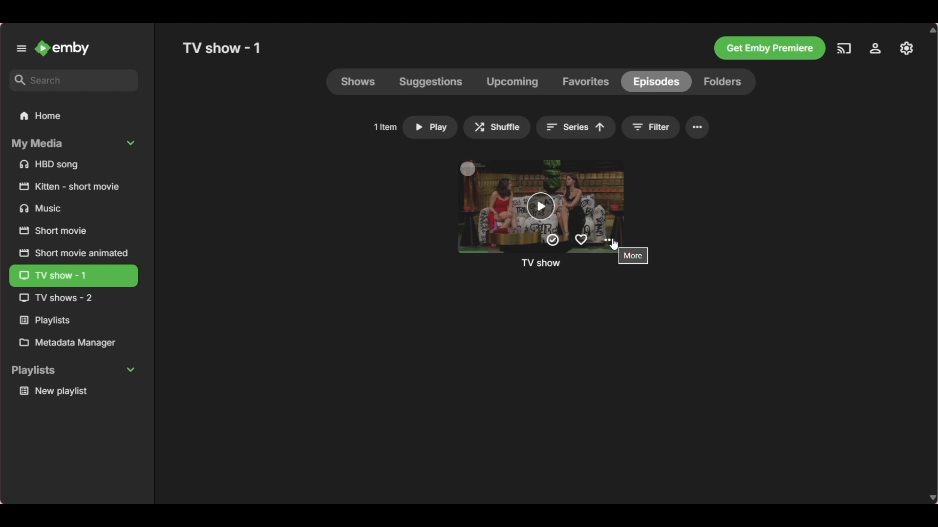 The width and height of the screenshot is (938, 527). I want to click on Favorites, so click(586, 81).